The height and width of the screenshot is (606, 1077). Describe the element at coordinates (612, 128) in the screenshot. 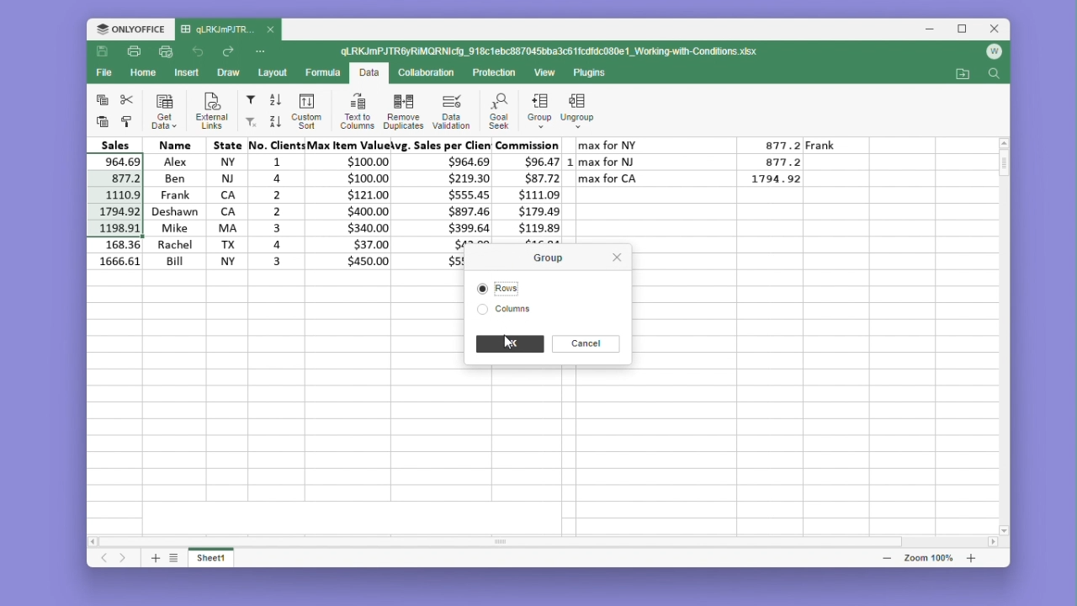

I see `text` at that location.